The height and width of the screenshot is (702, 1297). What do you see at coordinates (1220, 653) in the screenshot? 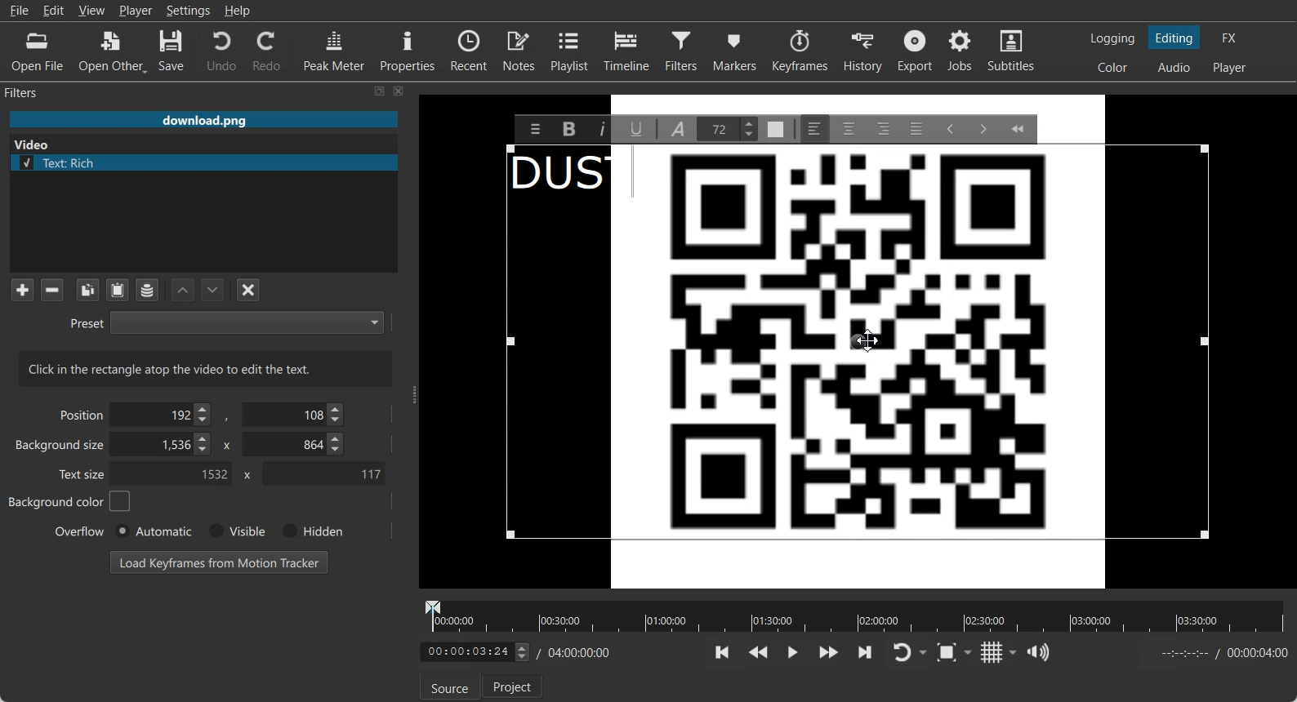
I see `End time ` at bounding box center [1220, 653].